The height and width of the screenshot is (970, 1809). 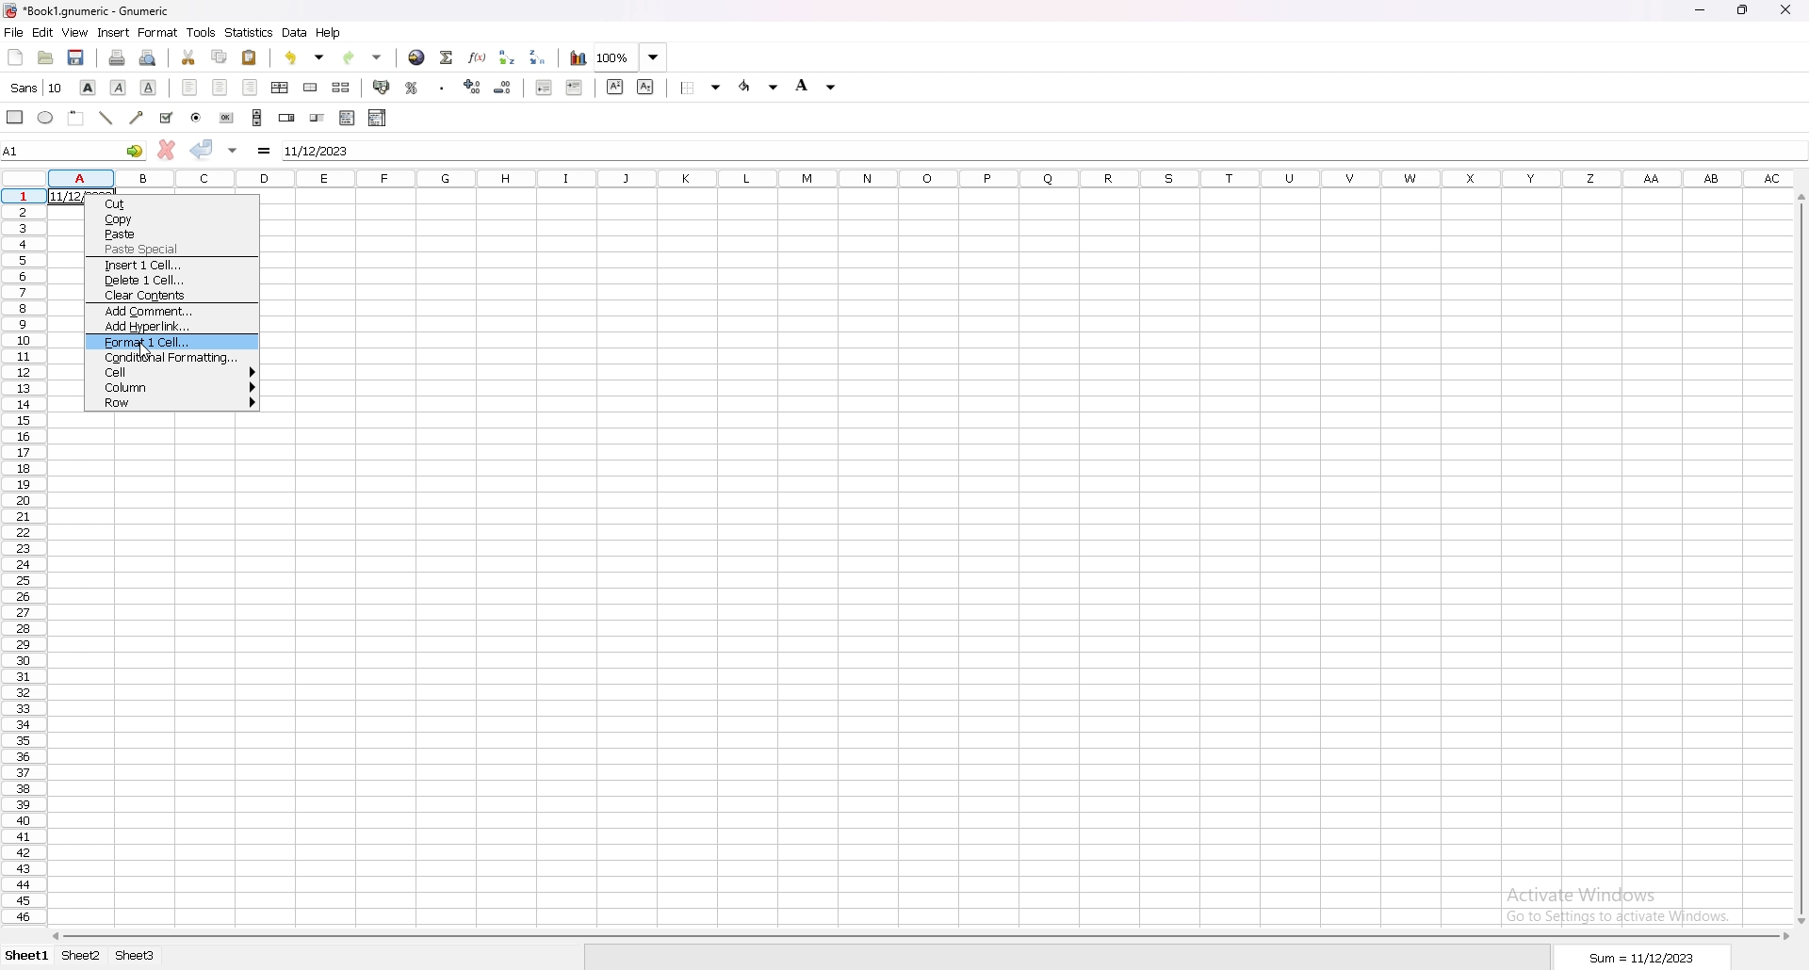 What do you see at coordinates (148, 88) in the screenshot?
I see `underline` at bounding box center [148, 88].